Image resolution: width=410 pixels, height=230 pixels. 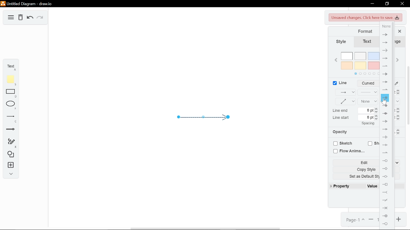 What do you see at coordinates (387, 103) in the screenshot?
I see `Pointer` at bounding box center [387, 103].